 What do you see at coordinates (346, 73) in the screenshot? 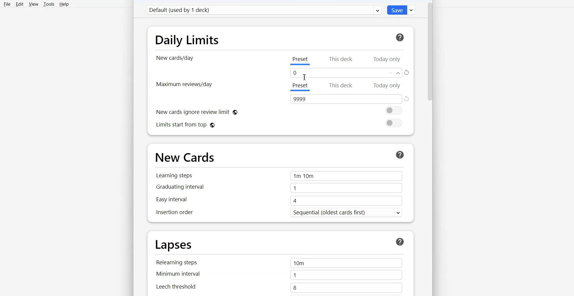
I see `Text` at bounding box center [346, 73].